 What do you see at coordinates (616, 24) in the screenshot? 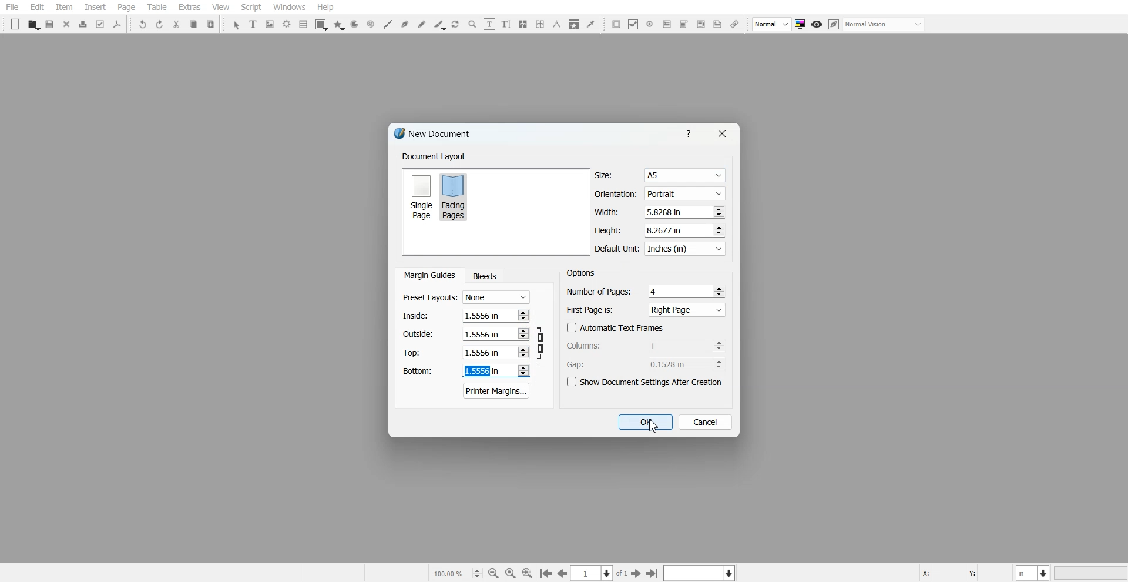
I see `PDF Push button` at bounding box center [616, 24].